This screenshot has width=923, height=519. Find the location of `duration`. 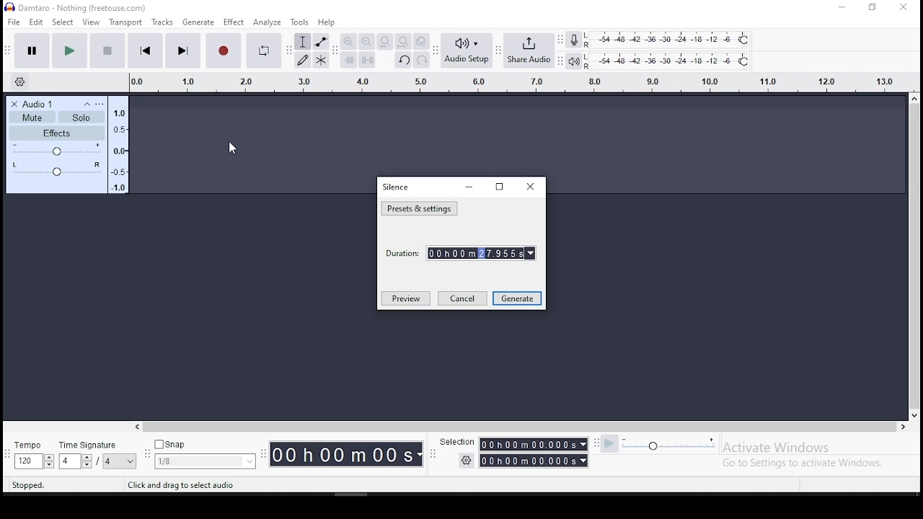

duration is located at coordinates (461, 252).